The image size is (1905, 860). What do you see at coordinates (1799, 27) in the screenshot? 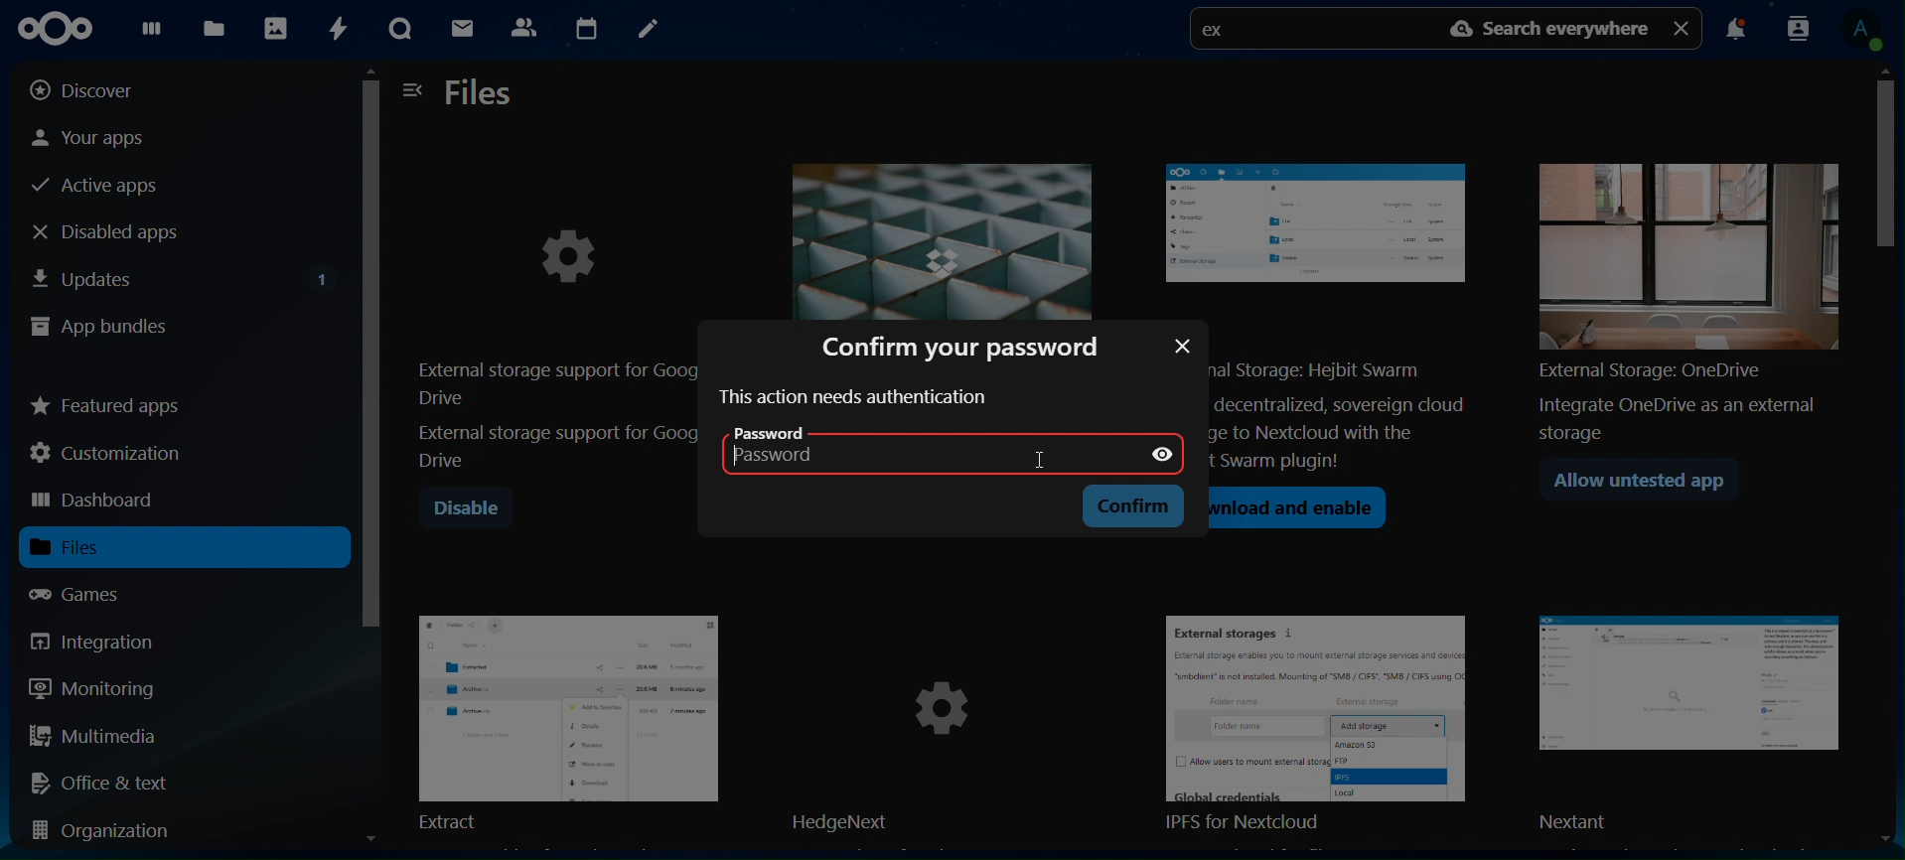
I see `search profile` at bounding box center [1799, 27].